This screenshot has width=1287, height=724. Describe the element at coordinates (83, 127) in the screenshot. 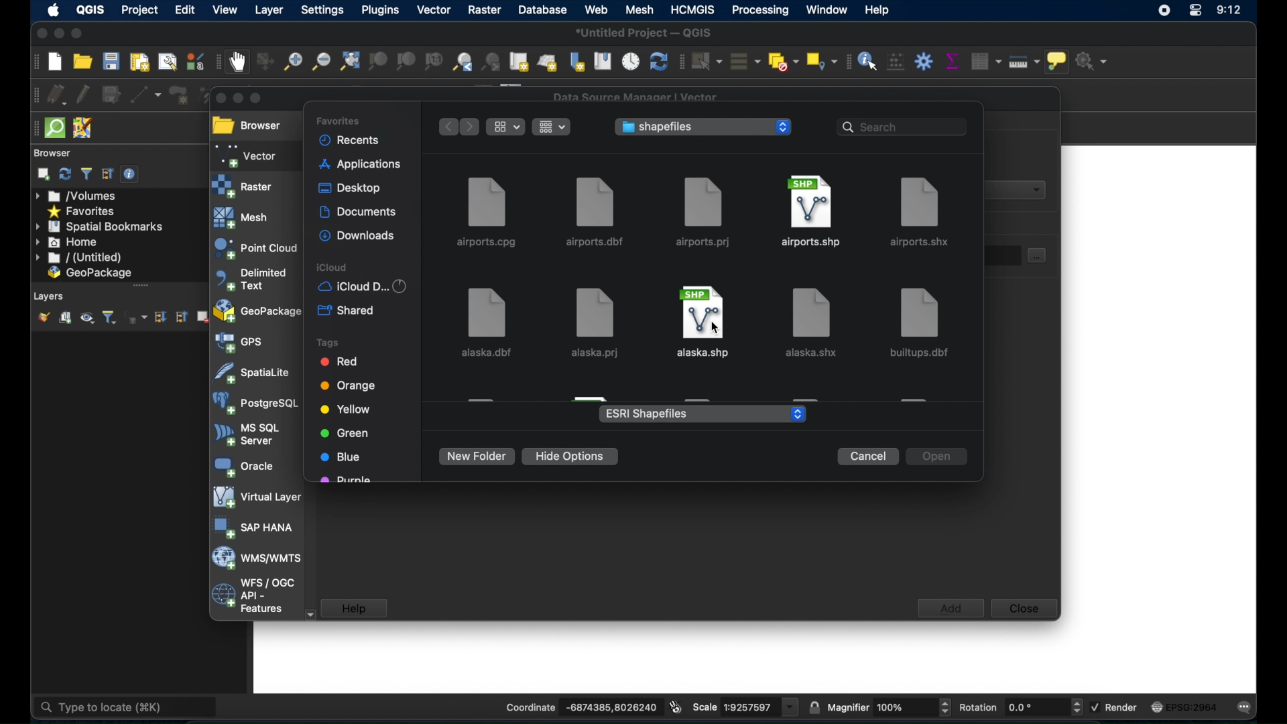

I see `josh remote` at that location.